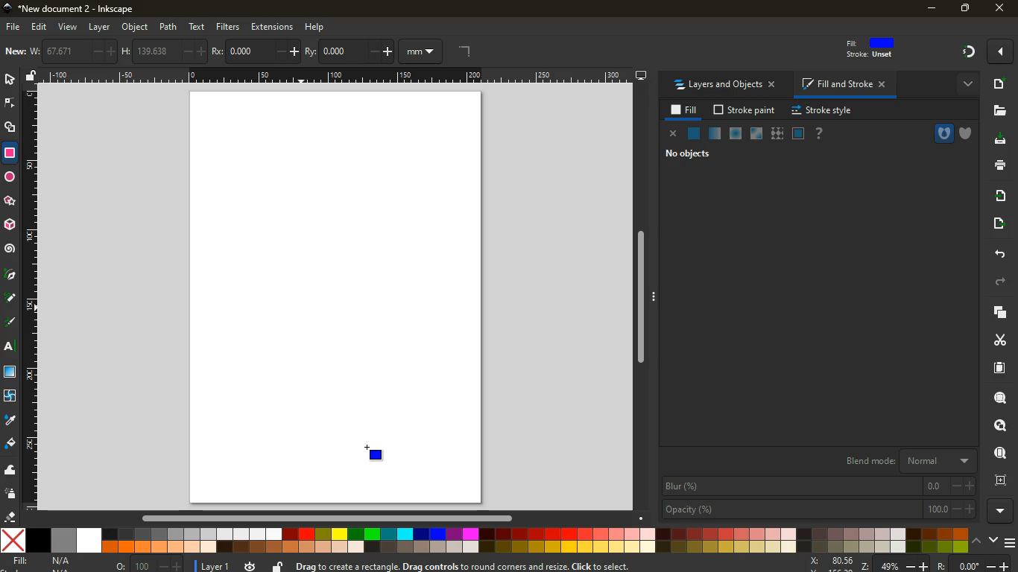 Image resolution: width=1018 pixels, height=572 pixels. Describe the element at coordinates (11, 129) in the screenshot. I see `shapes` at that location.